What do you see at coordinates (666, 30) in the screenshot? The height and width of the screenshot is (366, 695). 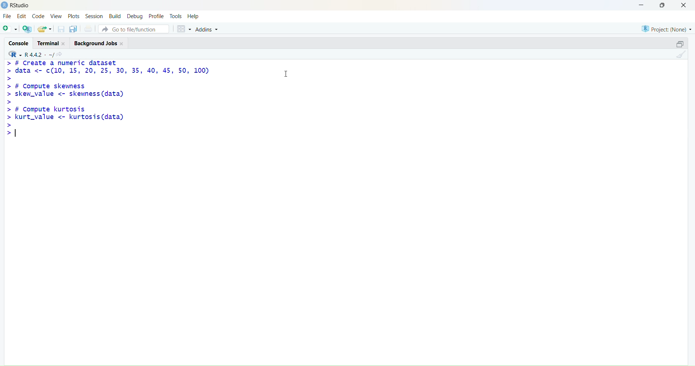 I see `Project (None)` at bounding box center [666, 30].